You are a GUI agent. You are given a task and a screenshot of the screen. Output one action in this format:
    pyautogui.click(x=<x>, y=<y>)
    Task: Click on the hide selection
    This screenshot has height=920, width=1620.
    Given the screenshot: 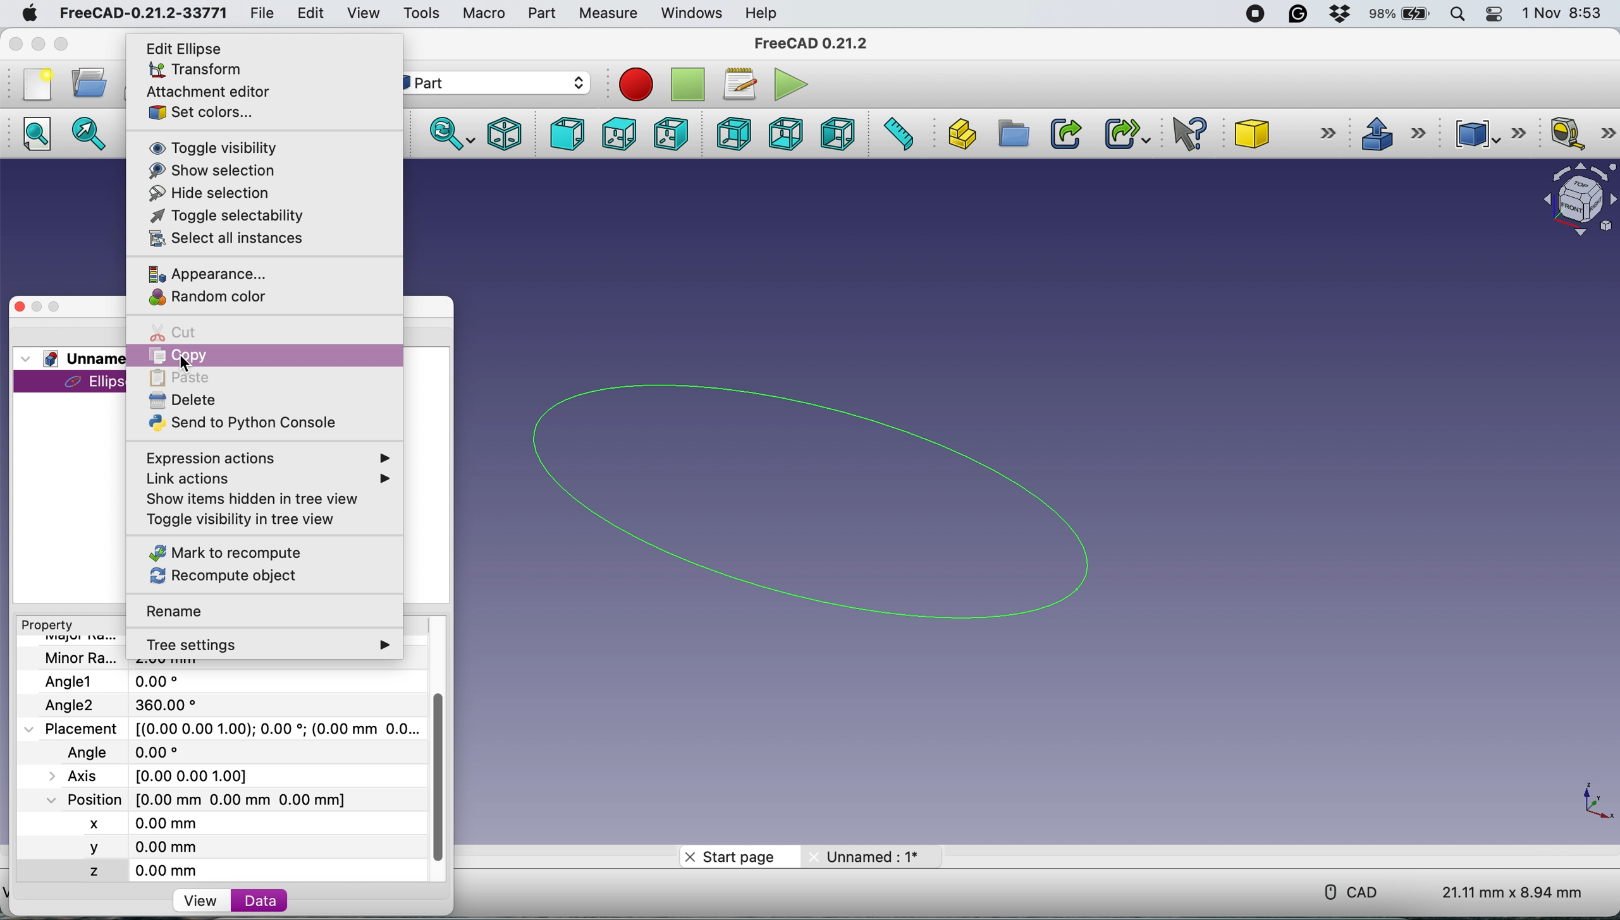 What is the action you would take?
    pyautogui.click(x=210, y=192)
    